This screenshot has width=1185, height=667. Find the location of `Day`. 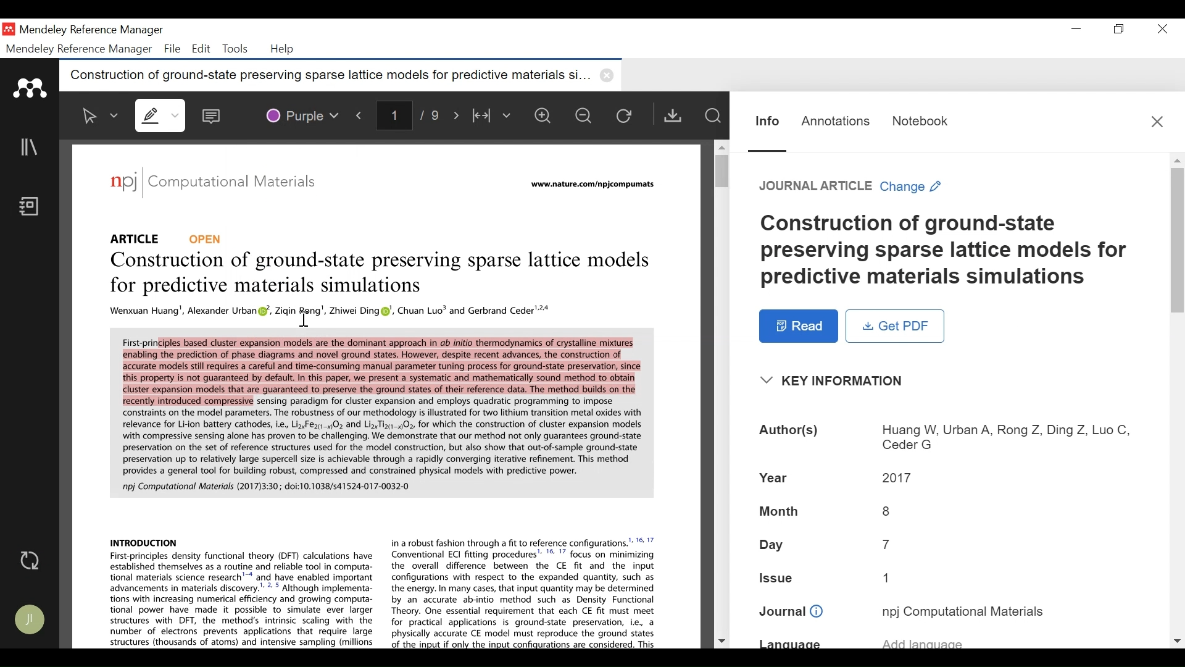

Day is located at coordinates (771, 546).